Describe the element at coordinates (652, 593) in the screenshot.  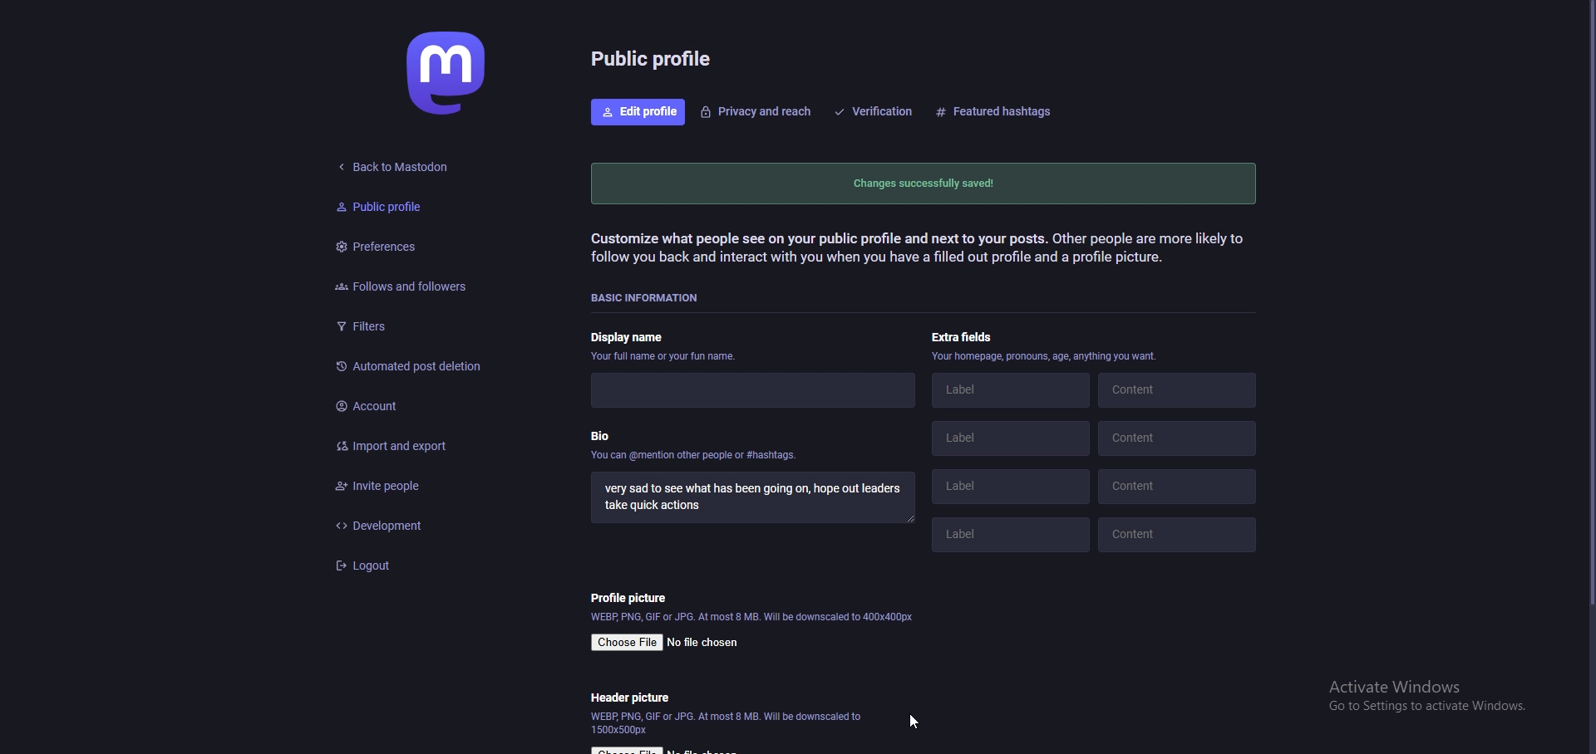
I see `Profile picture` at that location.